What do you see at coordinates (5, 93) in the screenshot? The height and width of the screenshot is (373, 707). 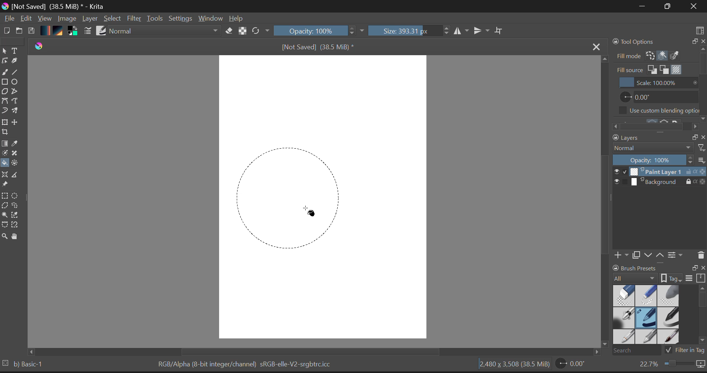 I see `Polygon` at bounding box center [5, 93].